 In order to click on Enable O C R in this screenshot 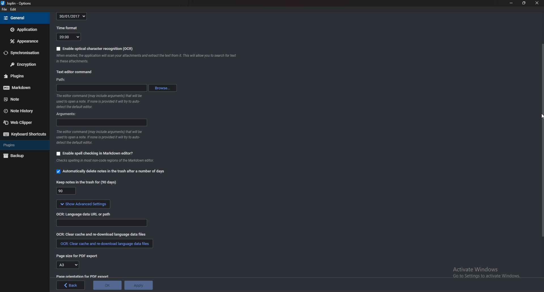, I will do `click(95, 49)`.